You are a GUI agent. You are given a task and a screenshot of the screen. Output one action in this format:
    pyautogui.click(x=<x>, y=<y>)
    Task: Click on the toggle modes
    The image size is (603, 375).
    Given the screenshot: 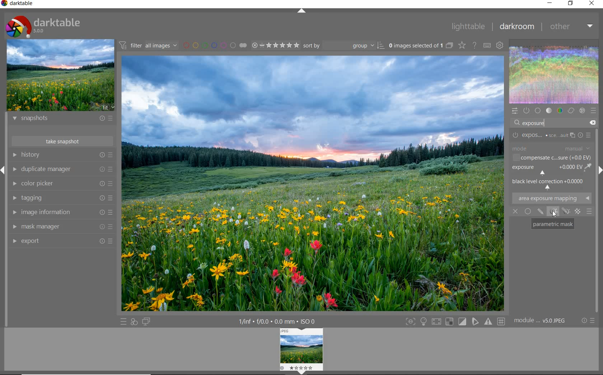 What is the action you would take?
    pyautogui.click(x=455, y=322)
    